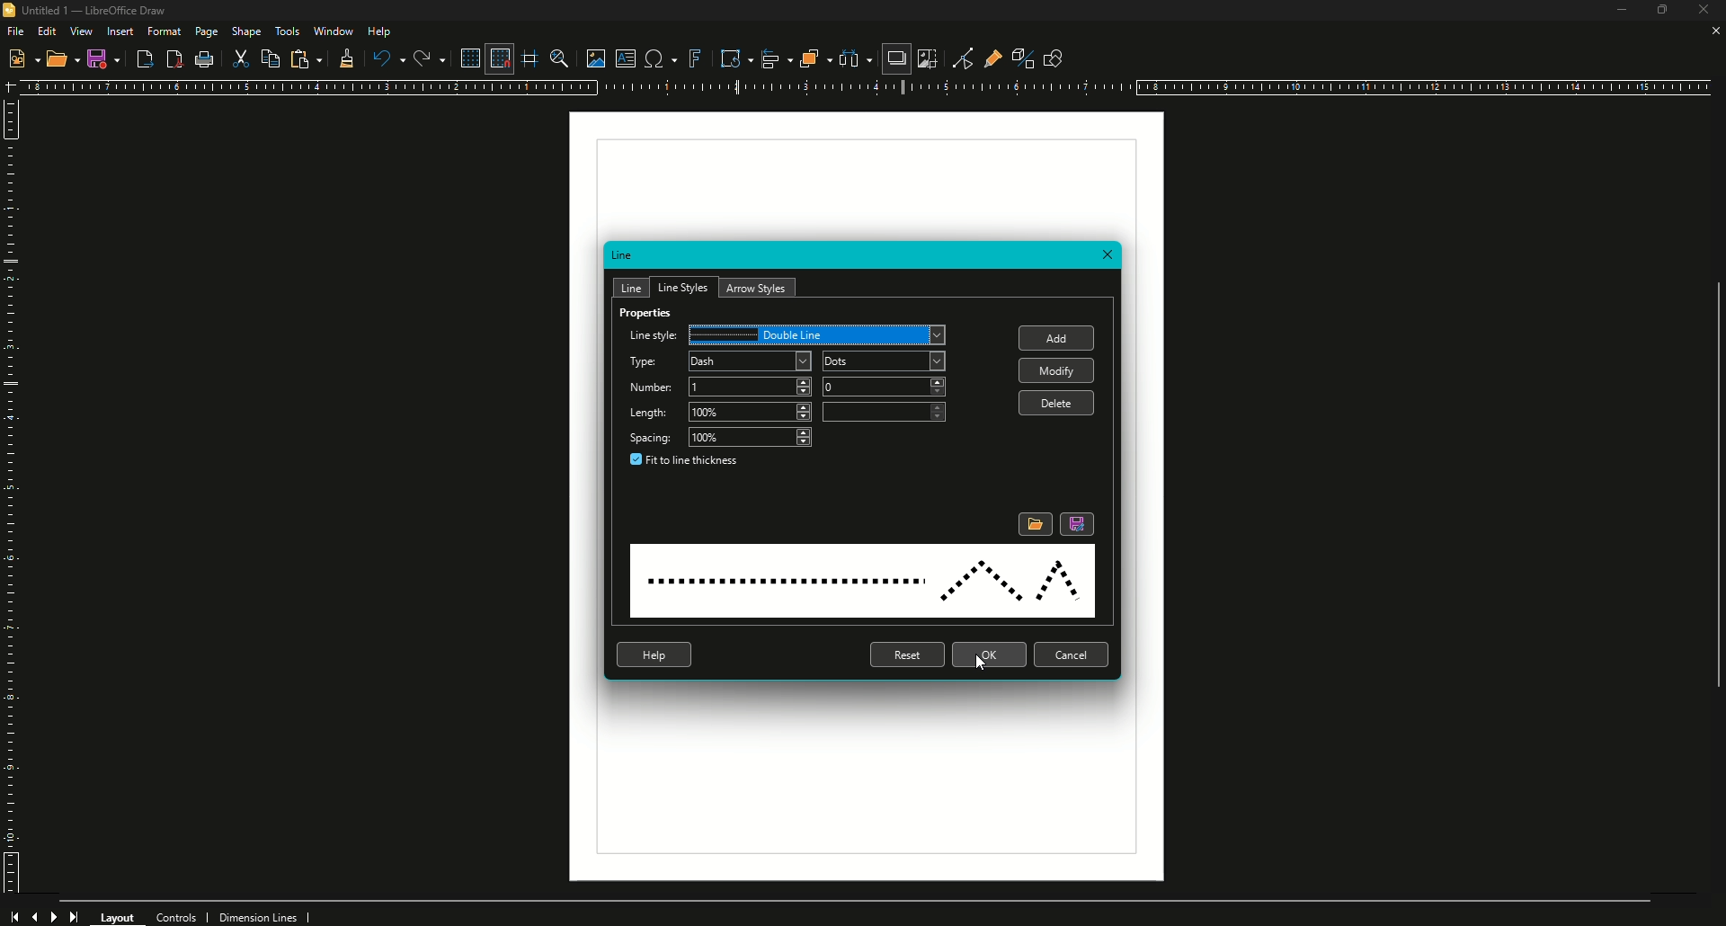  What do you see at coordinates (855, 59) in the screenshot?
I see `Select three objects` at bounding box center [855, 59].